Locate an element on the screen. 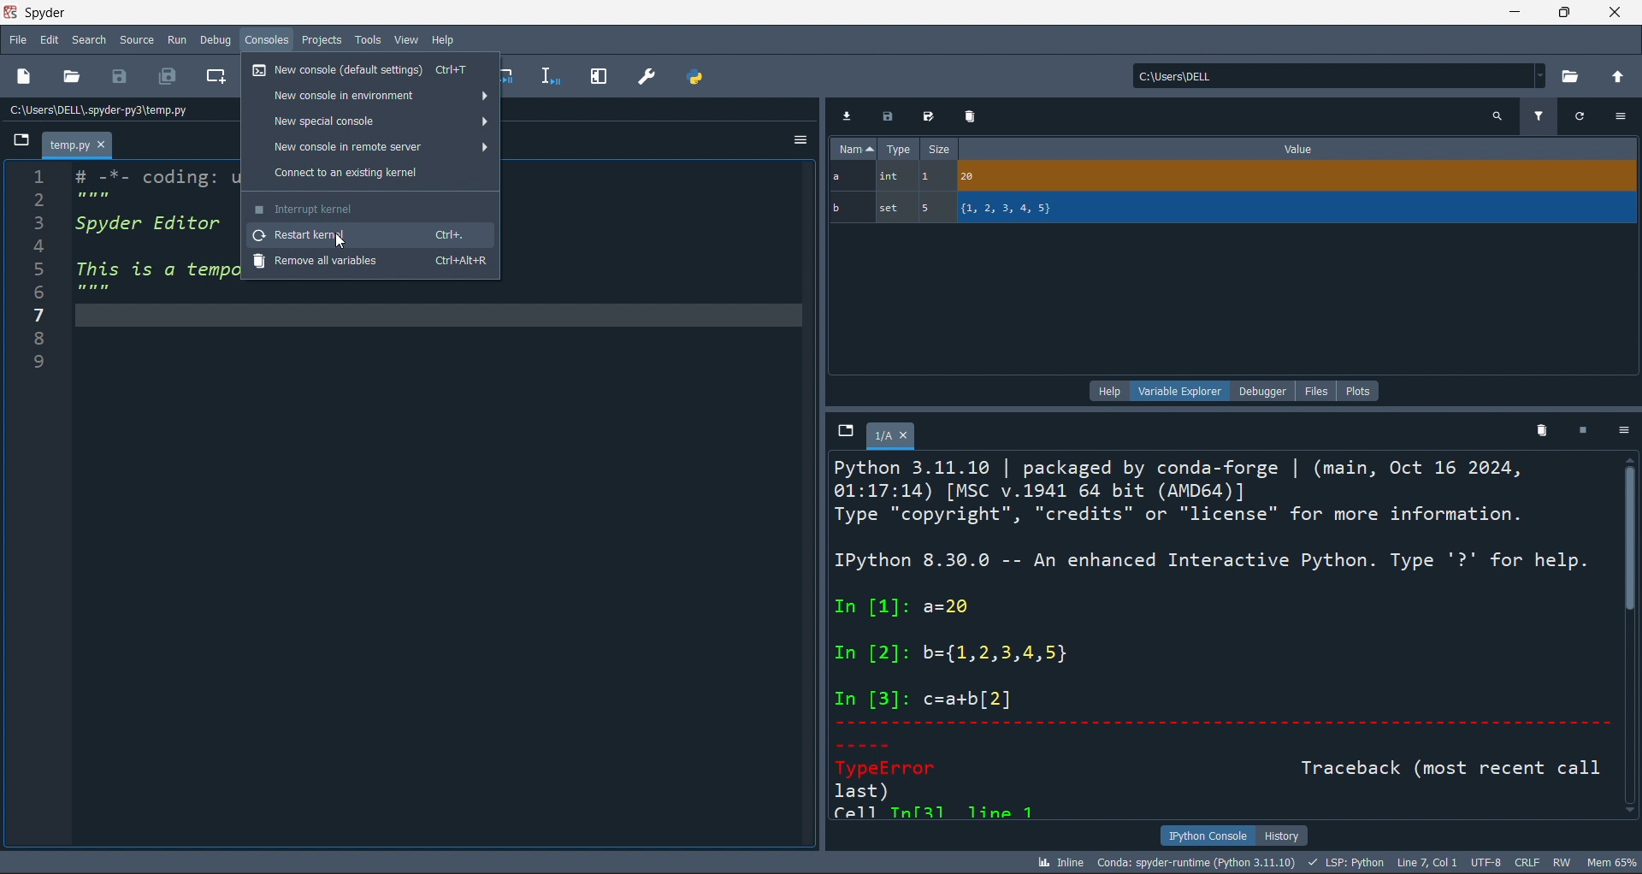 This screenshot has width=1642, height=874. spyder logo is located at coordinates (12, 10).